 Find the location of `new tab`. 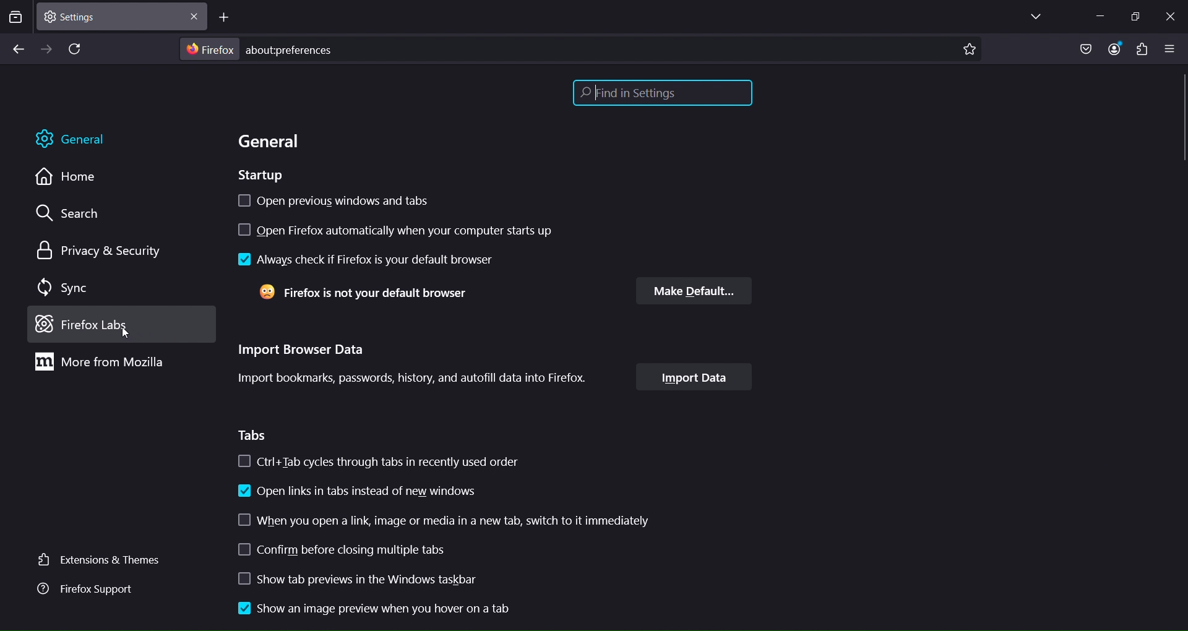

new tab is located at coordinates (226, 19).